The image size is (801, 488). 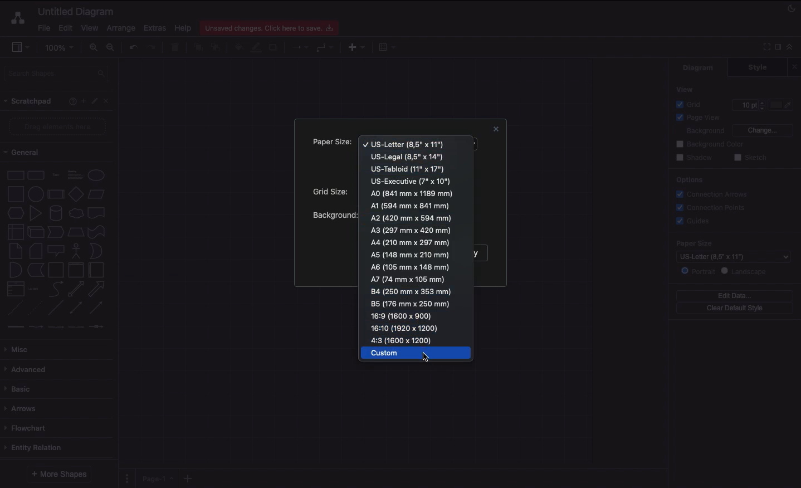 I want to click on Line color, so click(x=256, y=46).